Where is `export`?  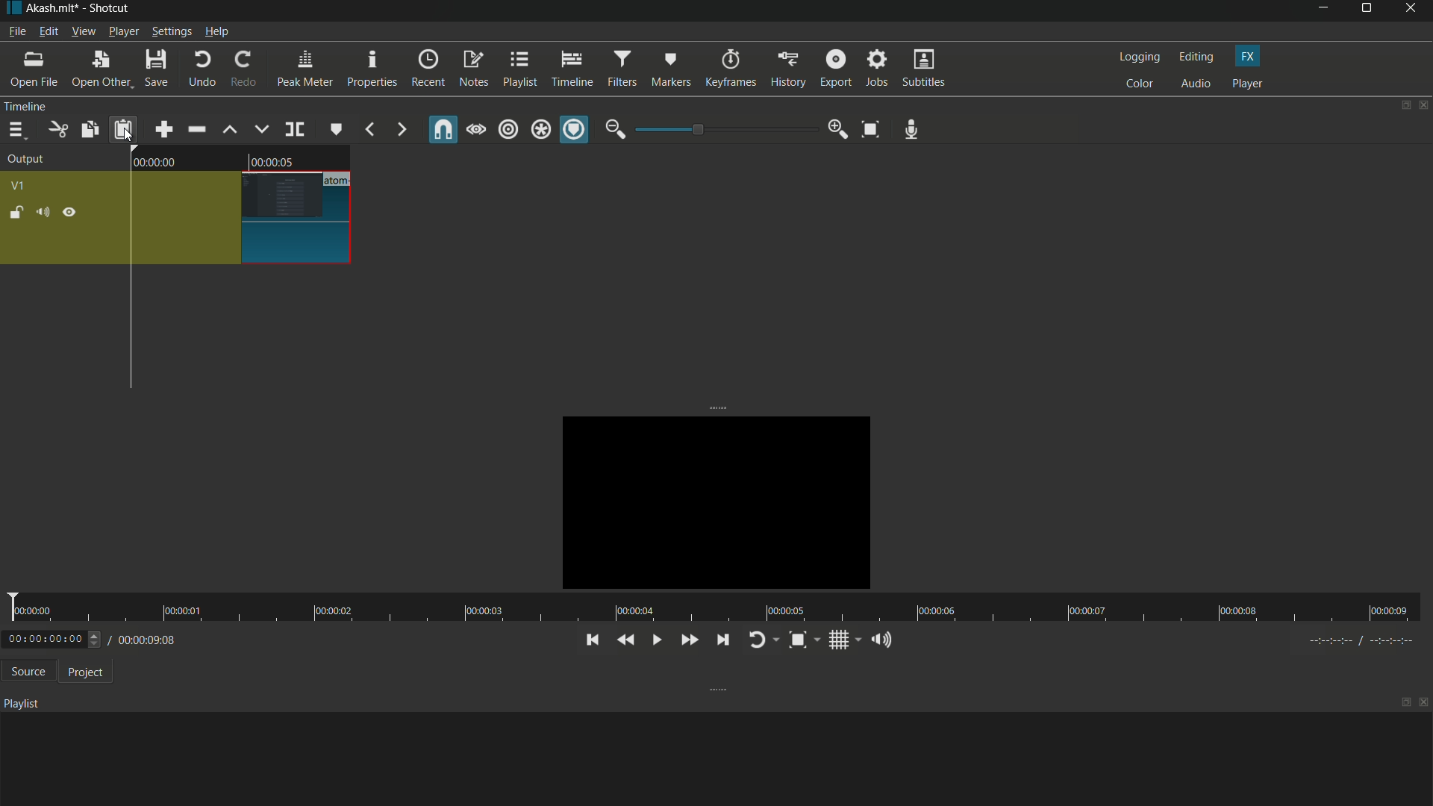 export is located at coordinates (834, 69).